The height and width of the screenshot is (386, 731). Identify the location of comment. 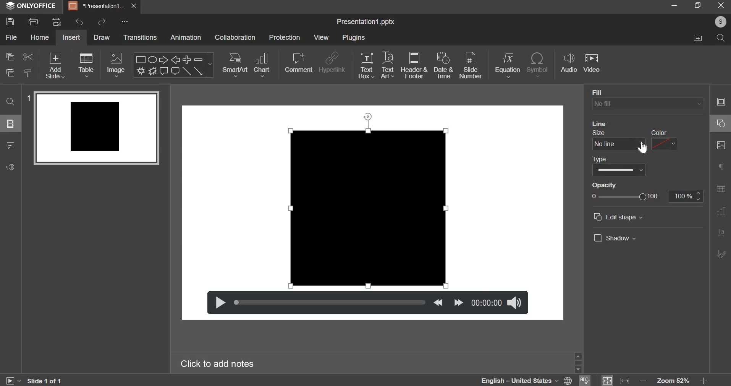
(298, 63).